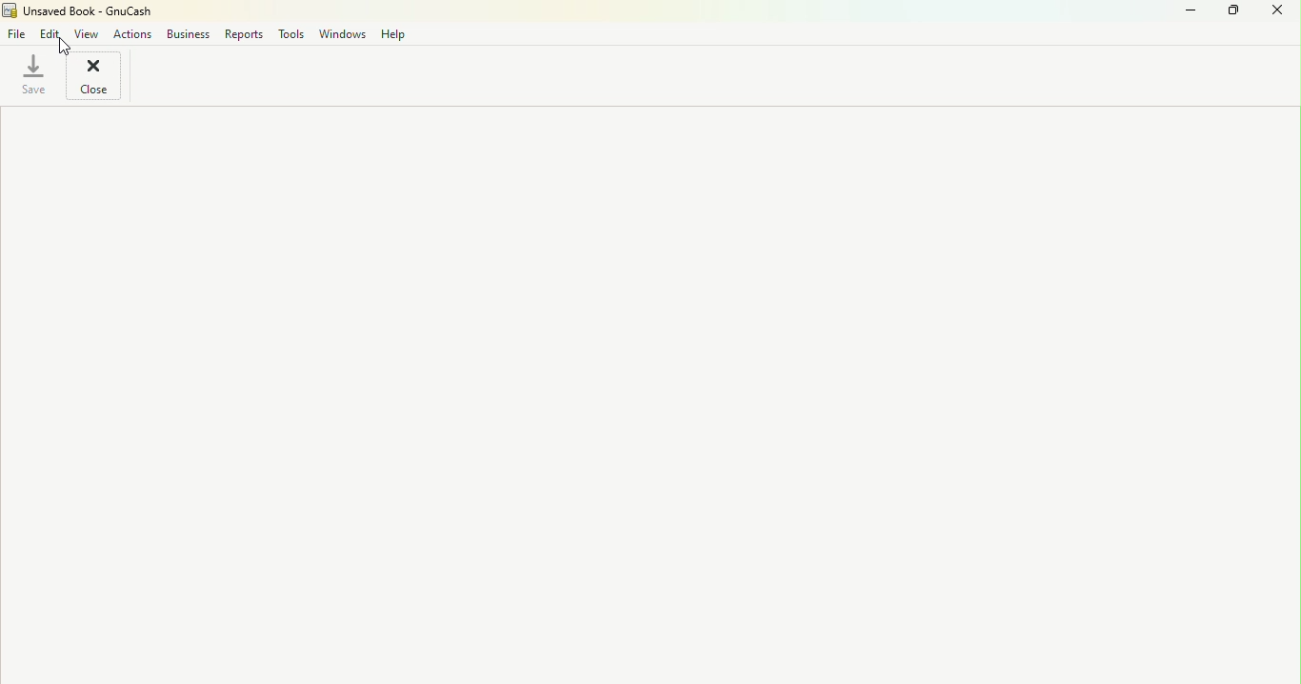  What do you see at coordinates (130, 36) in the screenshot?
I see `Actions` at bounding box center [130, 36].